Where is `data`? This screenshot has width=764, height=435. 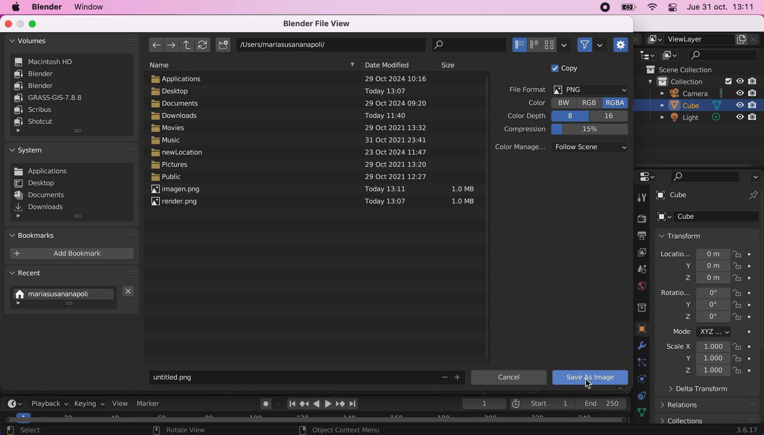
data is located at coordinates (644, 396).